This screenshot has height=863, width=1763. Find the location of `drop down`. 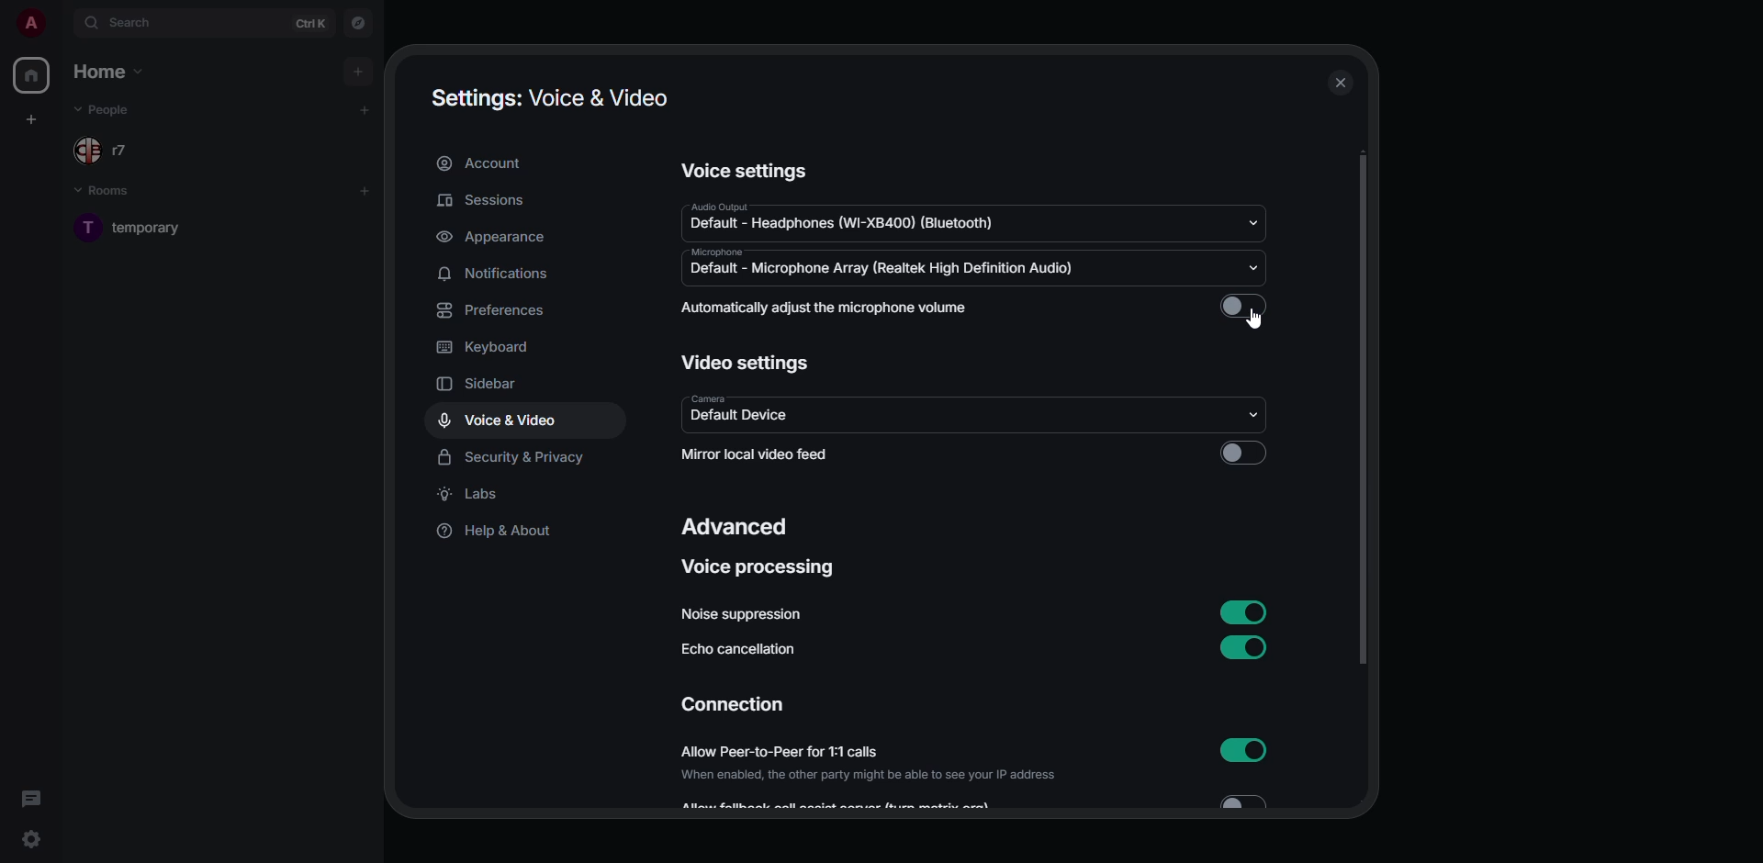

drop down is located at coordinates (1256, 268).